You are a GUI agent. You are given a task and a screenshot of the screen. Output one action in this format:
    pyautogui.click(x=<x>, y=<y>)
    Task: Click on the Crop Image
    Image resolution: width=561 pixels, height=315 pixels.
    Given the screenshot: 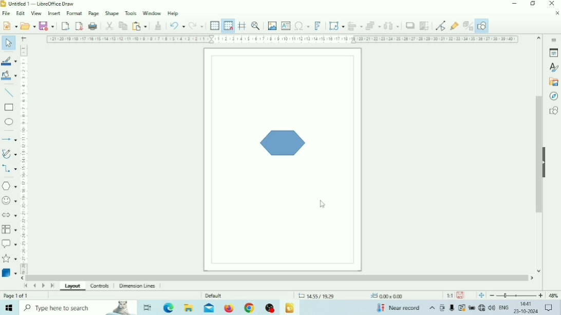 What is the action you would take?
    pyautogui.click(x=424, y=26)
    